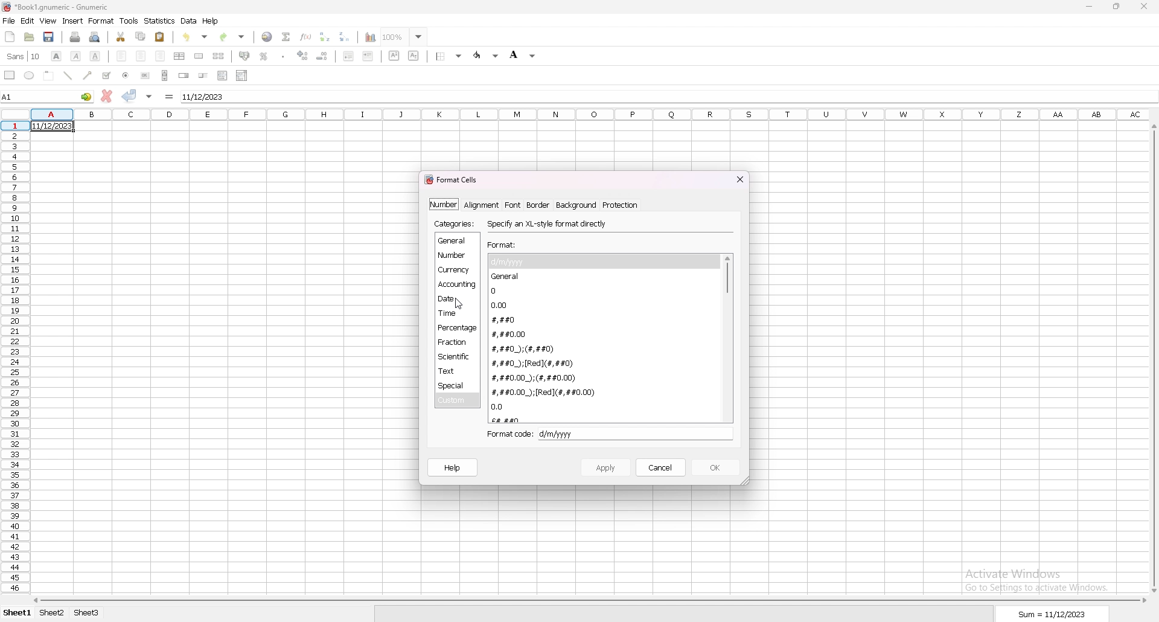 This screenshot has width=1159, height=622. I want to click on scroll bar, so click(1152, 358).